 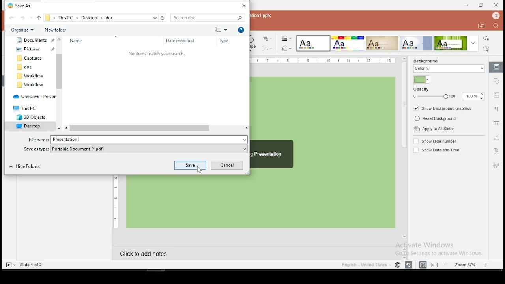 What do you see at coordinates (31, 58) in the screenshot?
I see `Captures` at bounding box center [31, 58].